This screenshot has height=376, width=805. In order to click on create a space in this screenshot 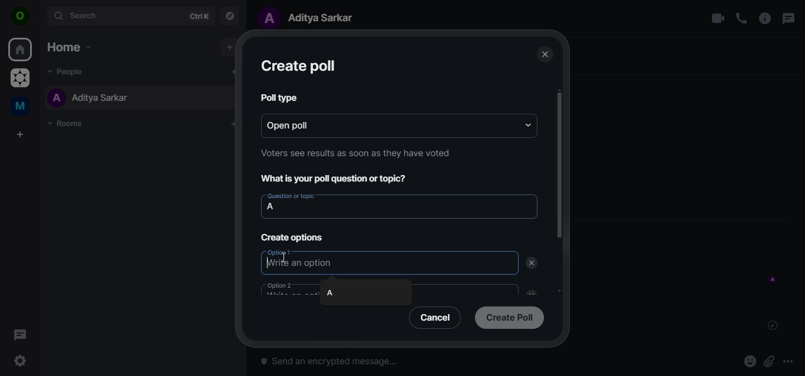, I will do `click(22, 135)`.